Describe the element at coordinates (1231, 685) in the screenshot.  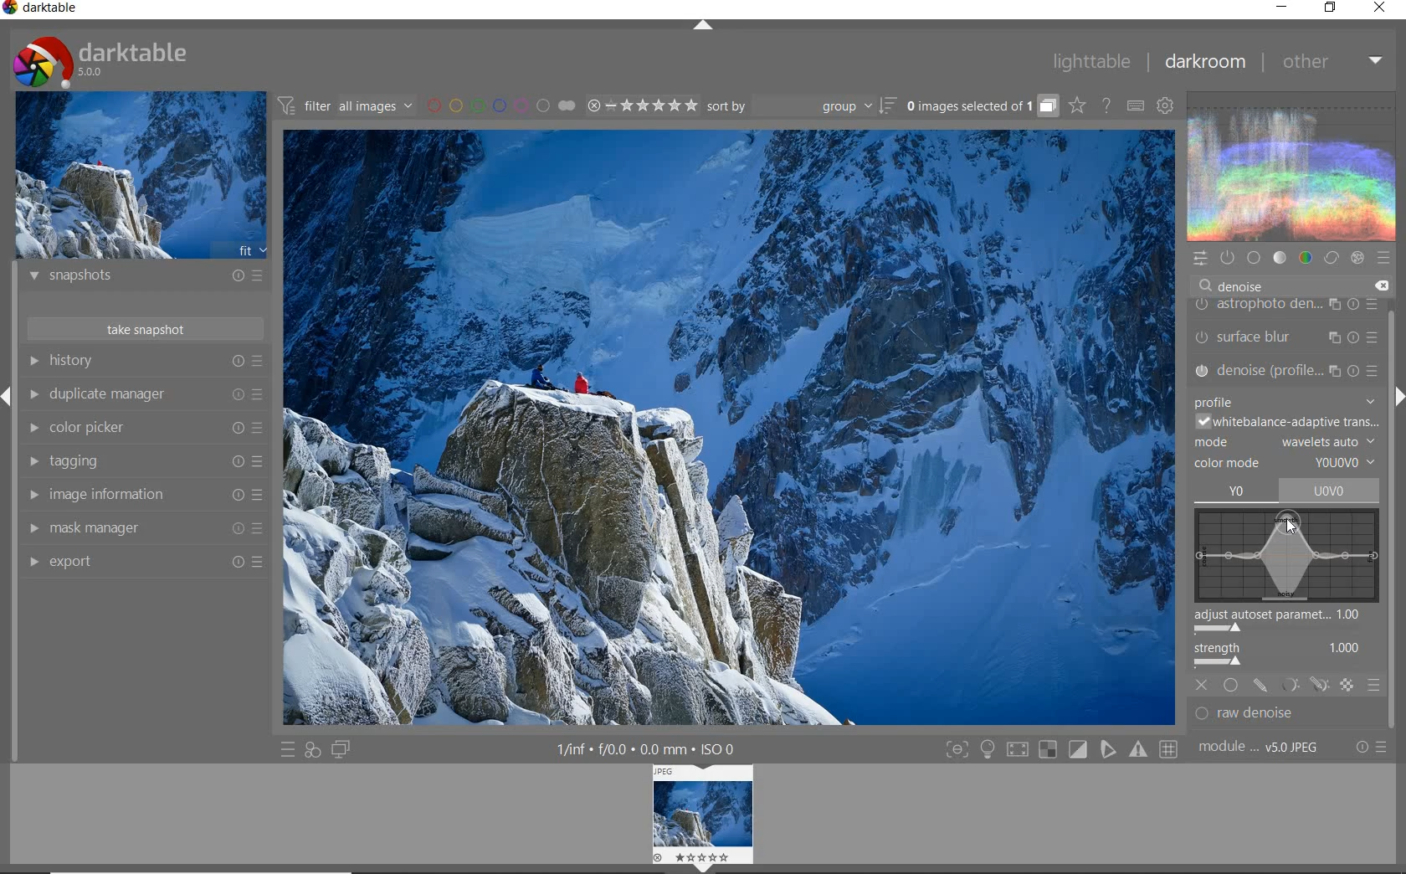
I see `UNIFORMLY` at that location.